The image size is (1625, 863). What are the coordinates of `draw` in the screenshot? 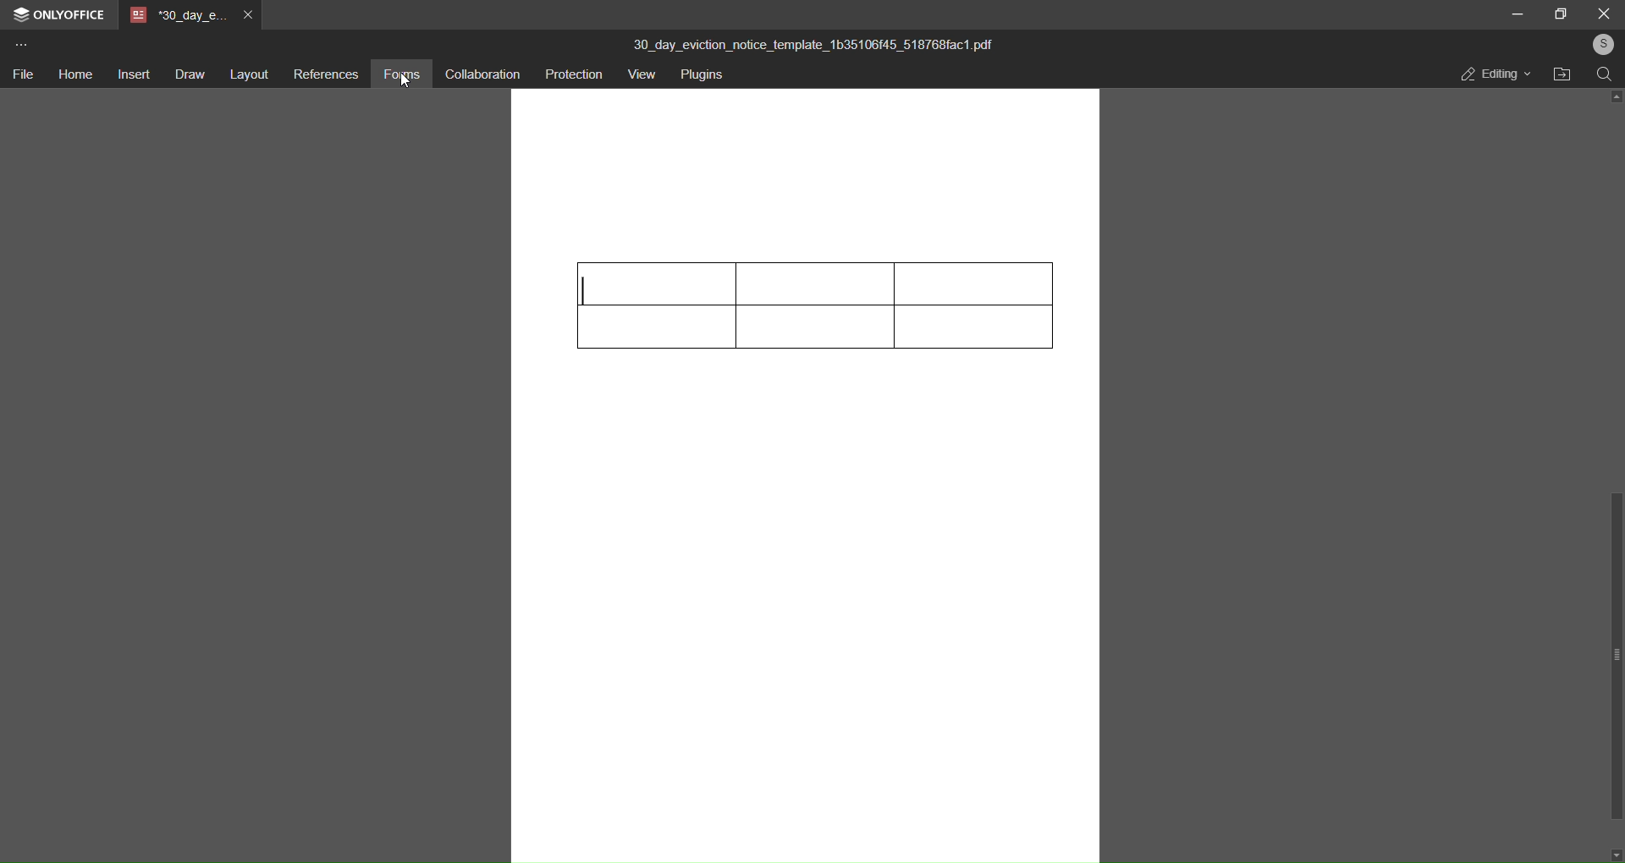 It's located at (187, 74).